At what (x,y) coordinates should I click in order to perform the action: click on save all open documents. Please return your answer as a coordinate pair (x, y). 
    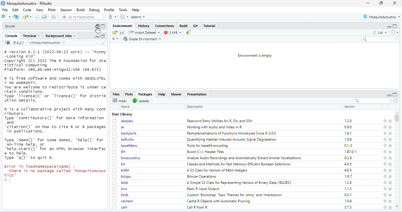
    Looking at the image, I should click on (45, 17).